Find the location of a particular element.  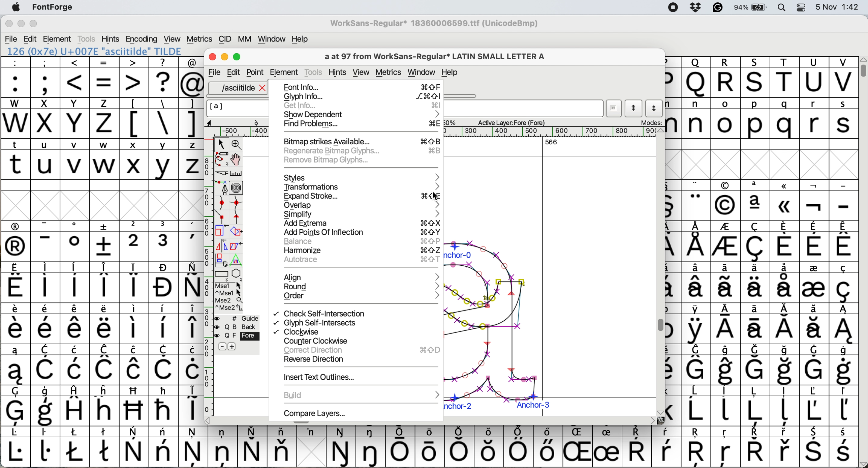

symbol is located at coordinates (77, 364).